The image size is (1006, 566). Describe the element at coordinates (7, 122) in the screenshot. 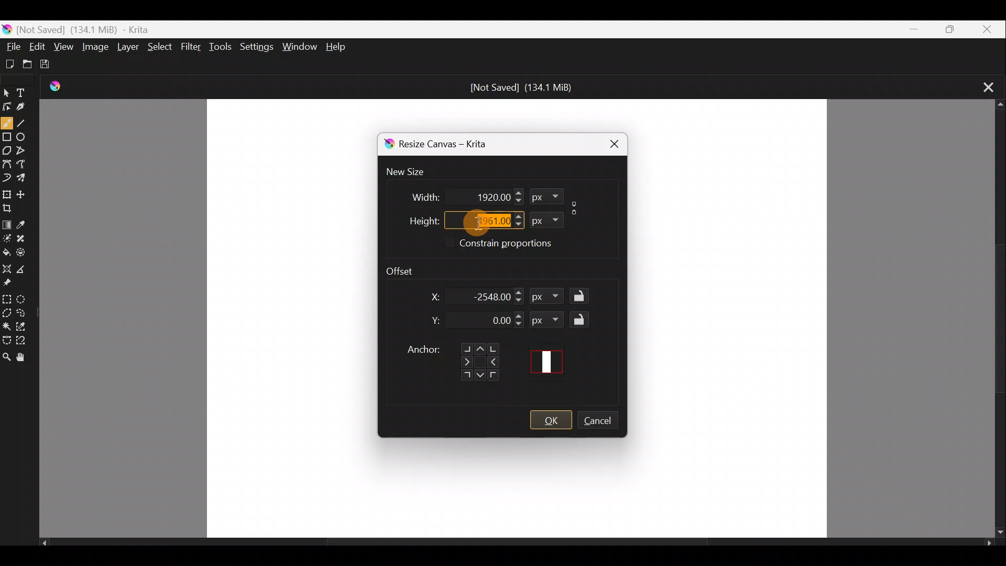

I see `Freehand brush tool` at that location.